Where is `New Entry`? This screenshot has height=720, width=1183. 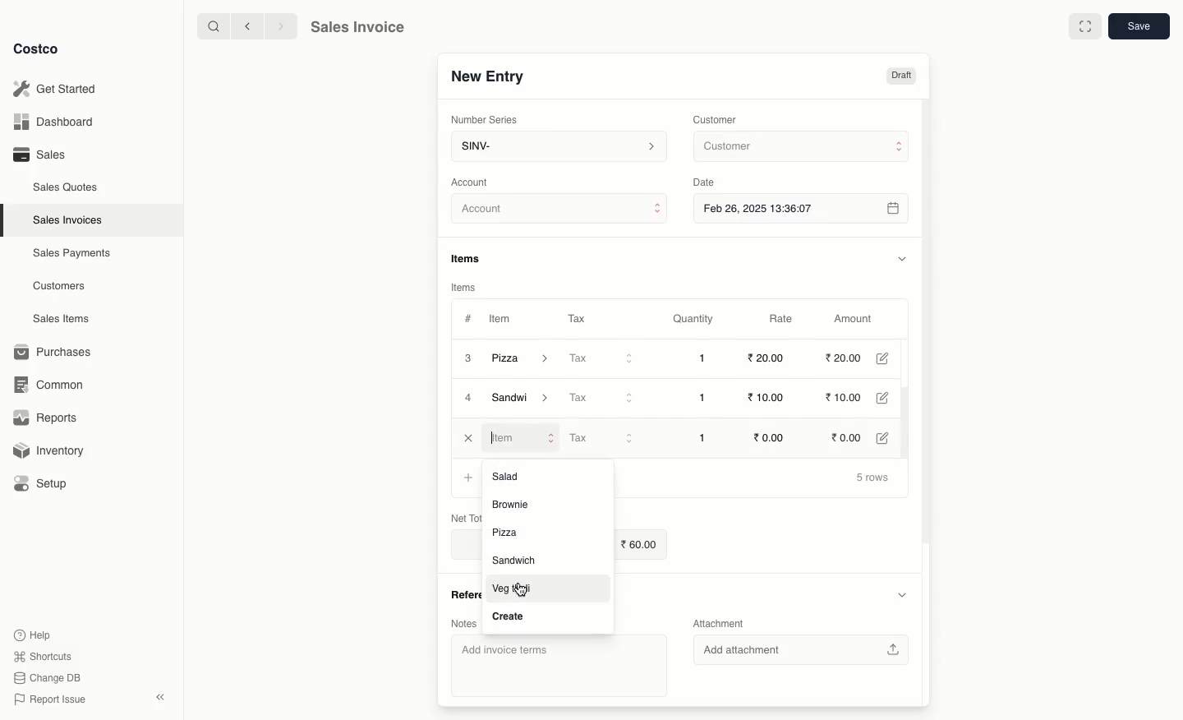
New Entry is located at coordinates (486, 76).